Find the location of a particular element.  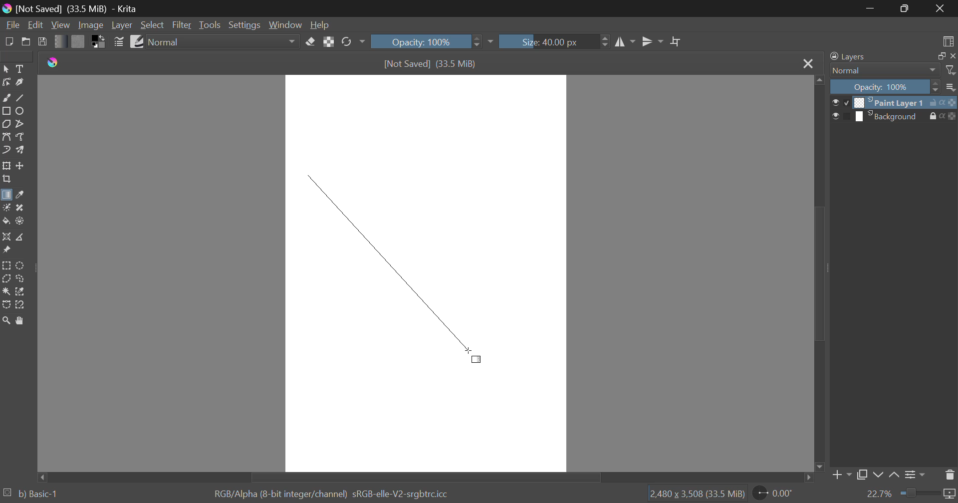

Calligraphic Line is located at coordinates (19, 82).